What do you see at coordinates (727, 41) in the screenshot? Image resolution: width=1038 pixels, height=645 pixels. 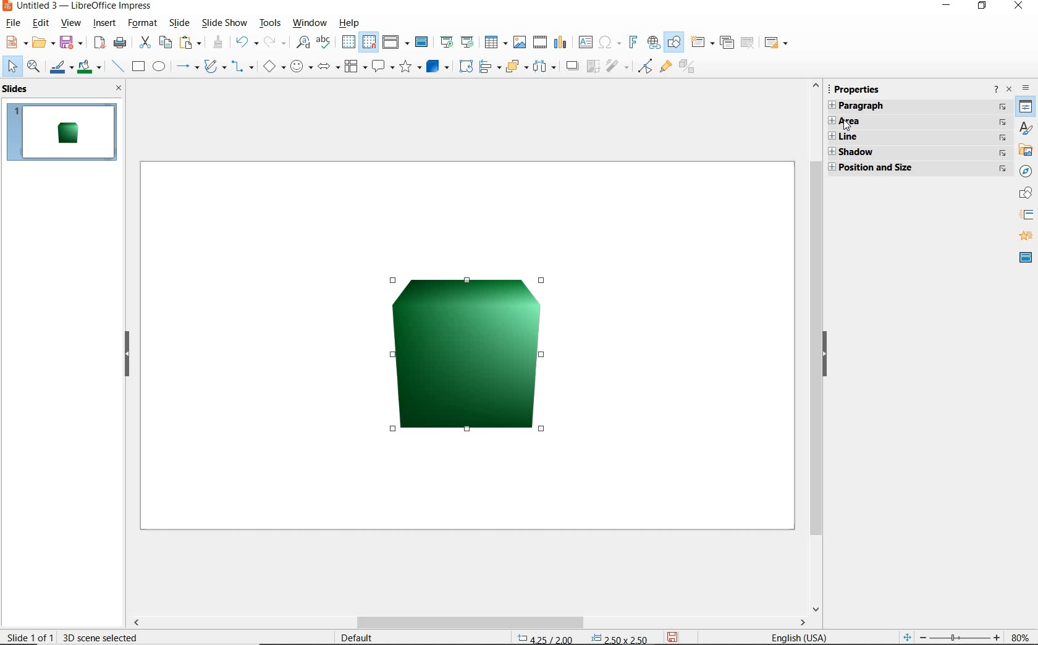 I see `duplicate slide` at bounding box center [727, 41].